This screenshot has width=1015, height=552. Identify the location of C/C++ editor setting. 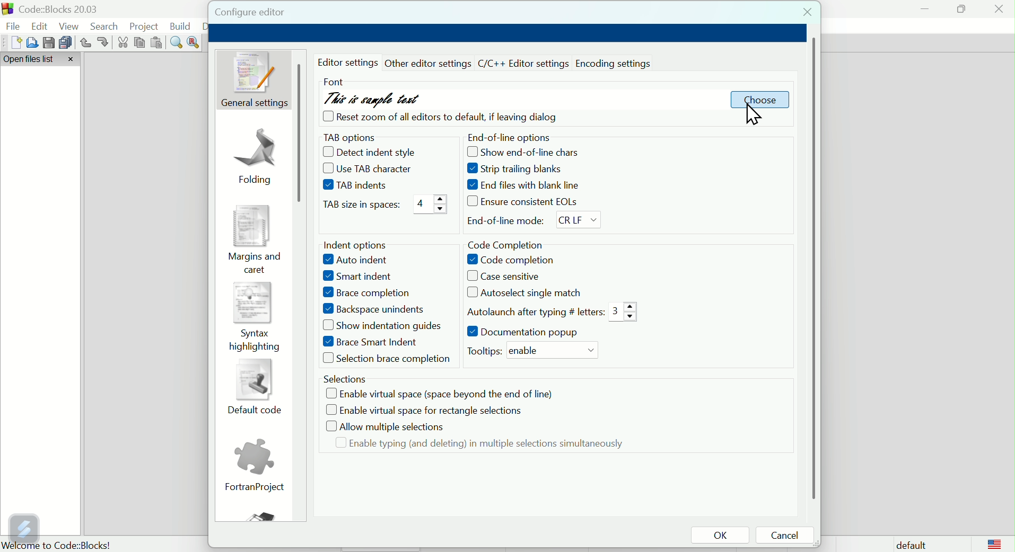
(524, 64).